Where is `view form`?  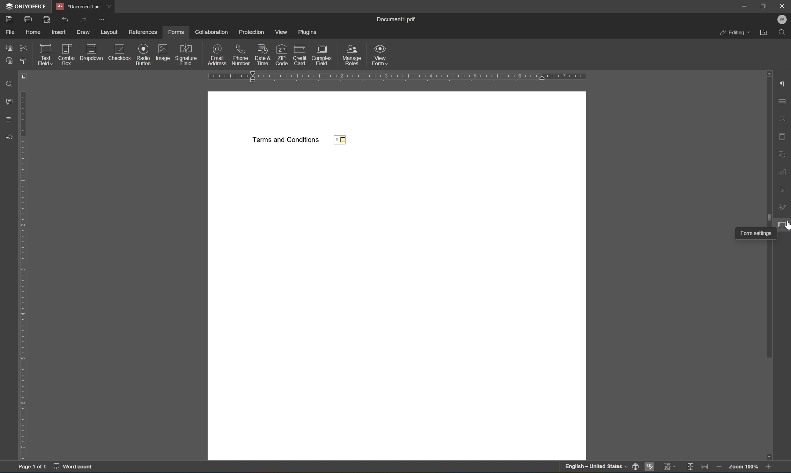
view form is located at coordinates (380, 55).